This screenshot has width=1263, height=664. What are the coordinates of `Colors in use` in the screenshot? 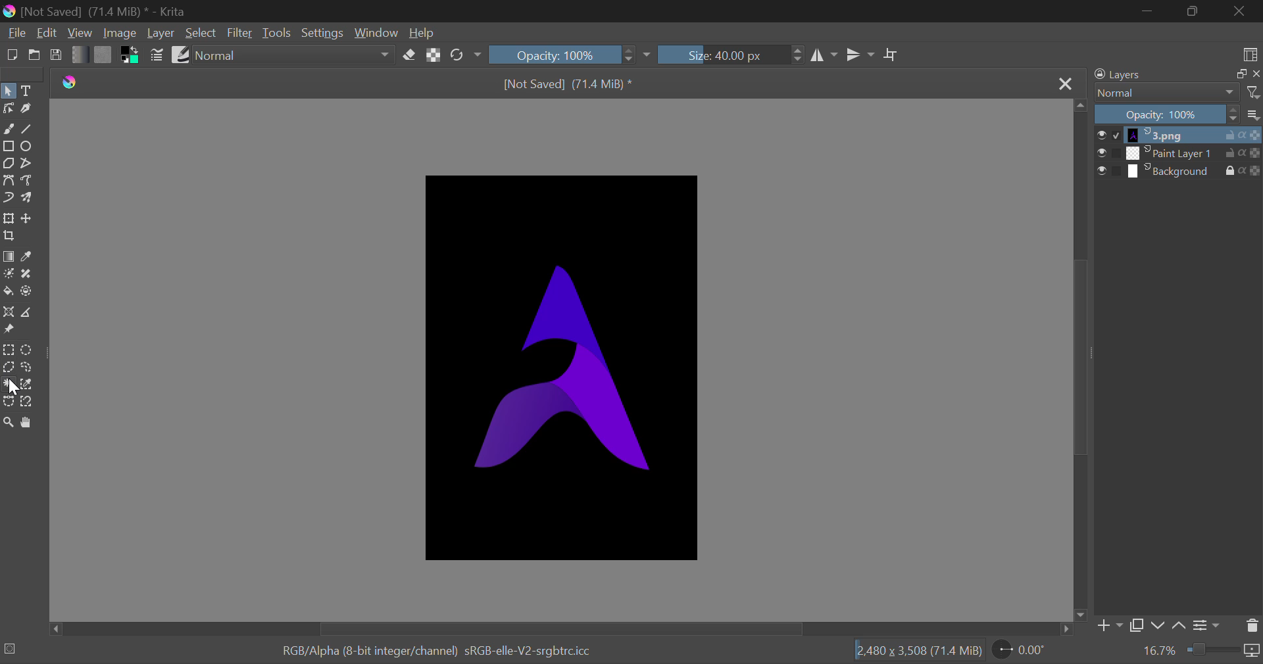 It's located at (131, 55).